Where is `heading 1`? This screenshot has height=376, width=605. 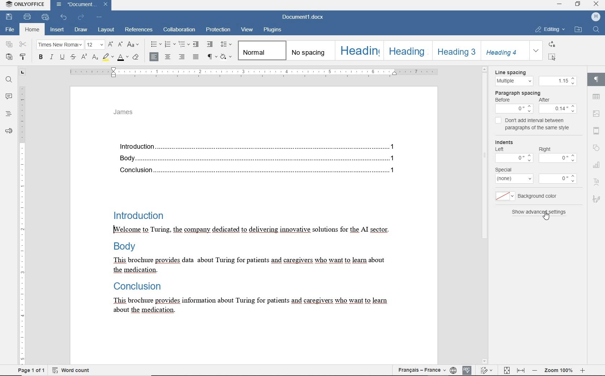 heading 1 is located at coordinates (359, 51).